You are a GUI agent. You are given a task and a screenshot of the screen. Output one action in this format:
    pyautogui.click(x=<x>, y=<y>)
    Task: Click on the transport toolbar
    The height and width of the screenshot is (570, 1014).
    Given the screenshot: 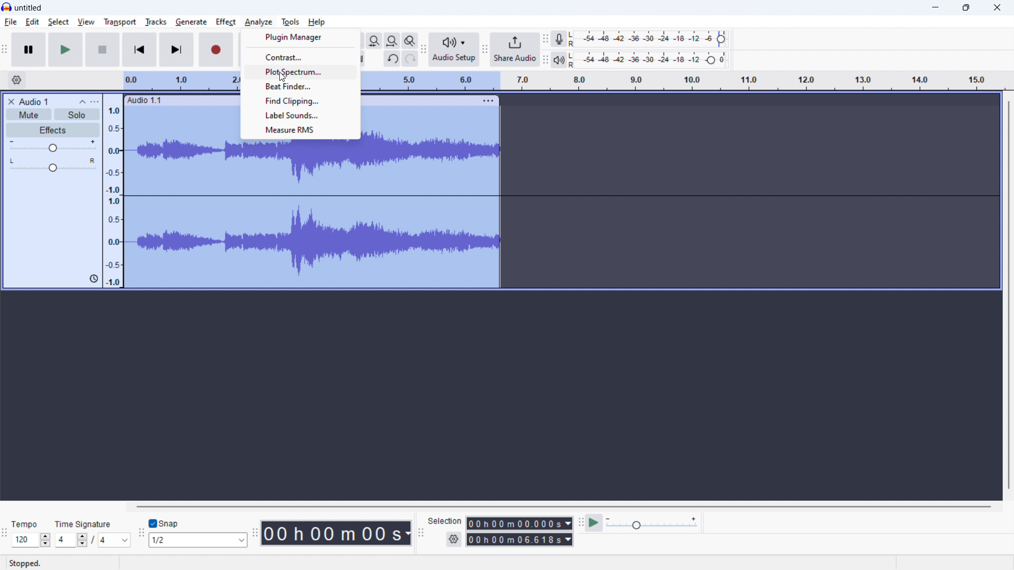 What is the action you would take?
    pyautogui.click(x=5, y=51)
    